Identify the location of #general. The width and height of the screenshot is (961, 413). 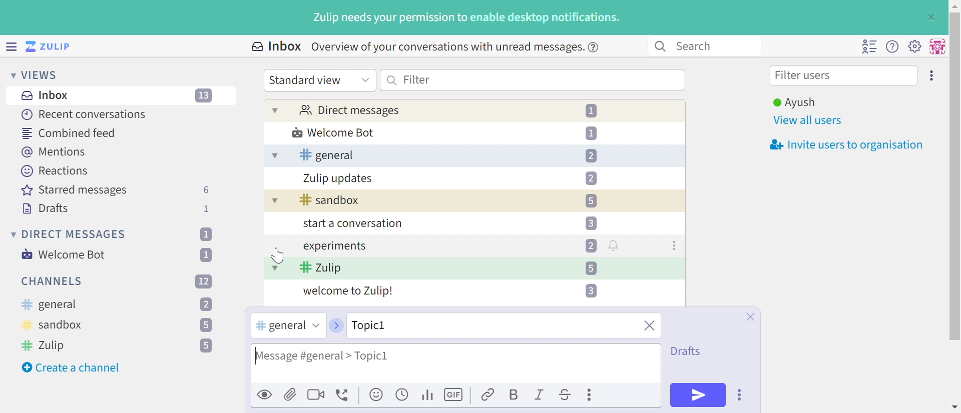
(279, 326).